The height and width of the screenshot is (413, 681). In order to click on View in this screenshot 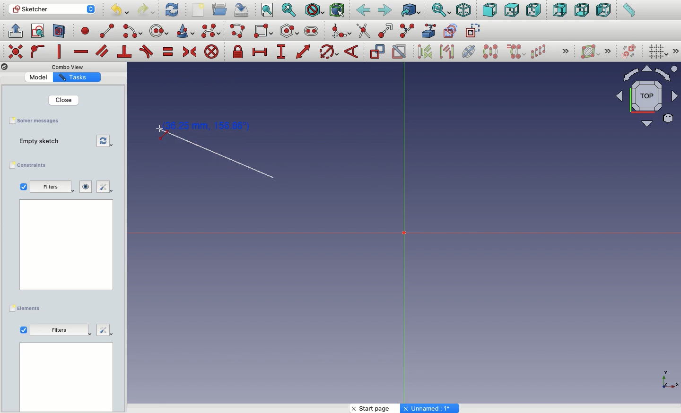, I will do `click(23, 329)`.